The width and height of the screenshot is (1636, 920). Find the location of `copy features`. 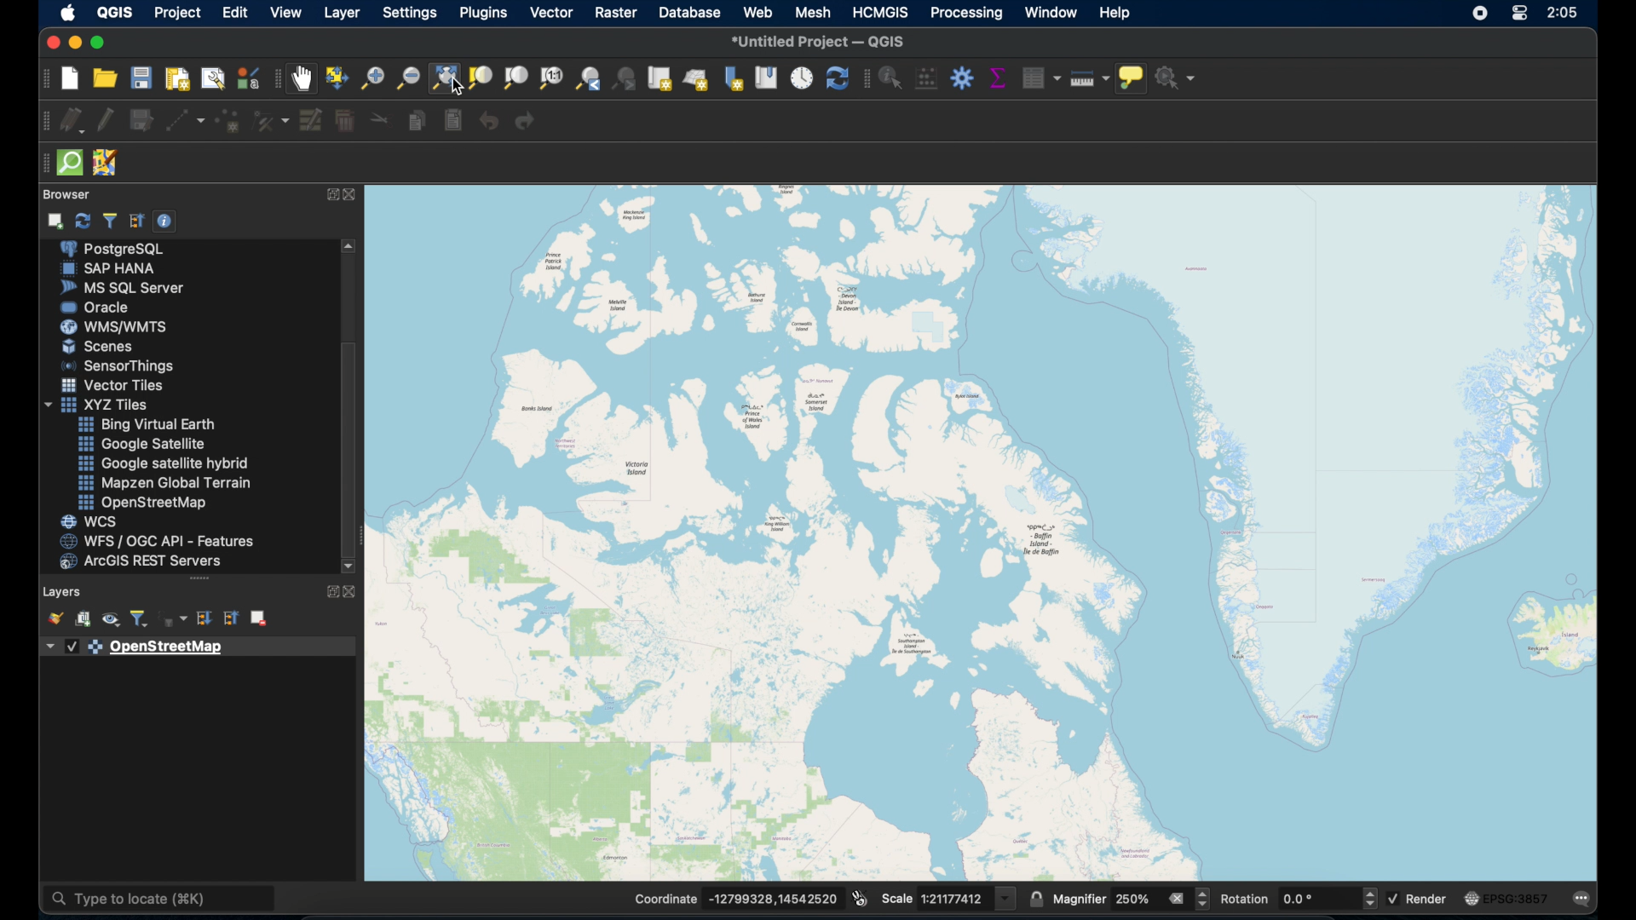

copy features is located at coordinates (412, 121).